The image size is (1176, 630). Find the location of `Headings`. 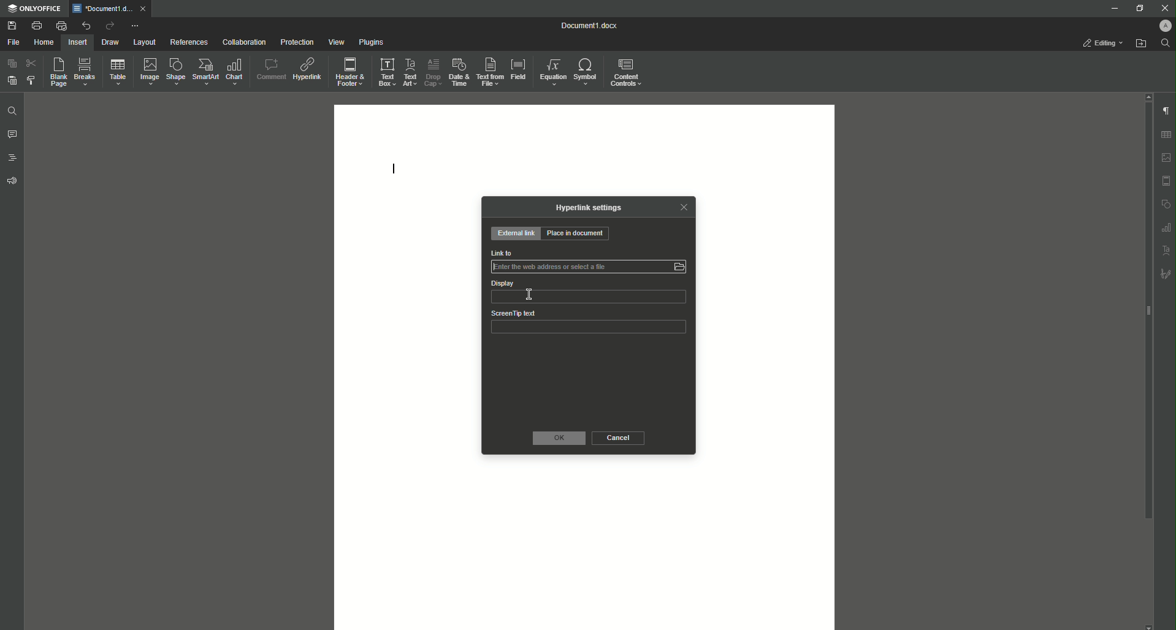

Headings is located at coordinates (12, 158).